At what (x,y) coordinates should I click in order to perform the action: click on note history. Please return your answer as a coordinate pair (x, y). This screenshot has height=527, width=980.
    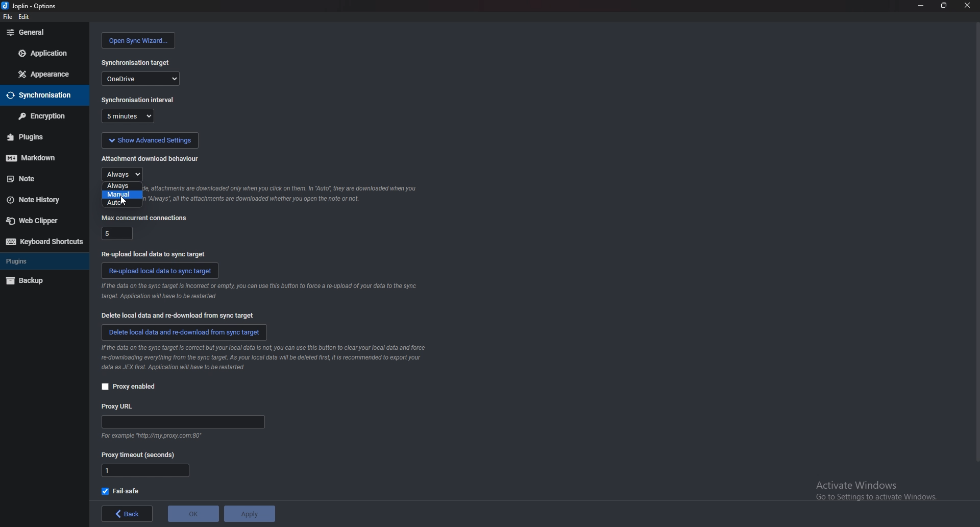
    Looking at the image, I should click on (37, 201).